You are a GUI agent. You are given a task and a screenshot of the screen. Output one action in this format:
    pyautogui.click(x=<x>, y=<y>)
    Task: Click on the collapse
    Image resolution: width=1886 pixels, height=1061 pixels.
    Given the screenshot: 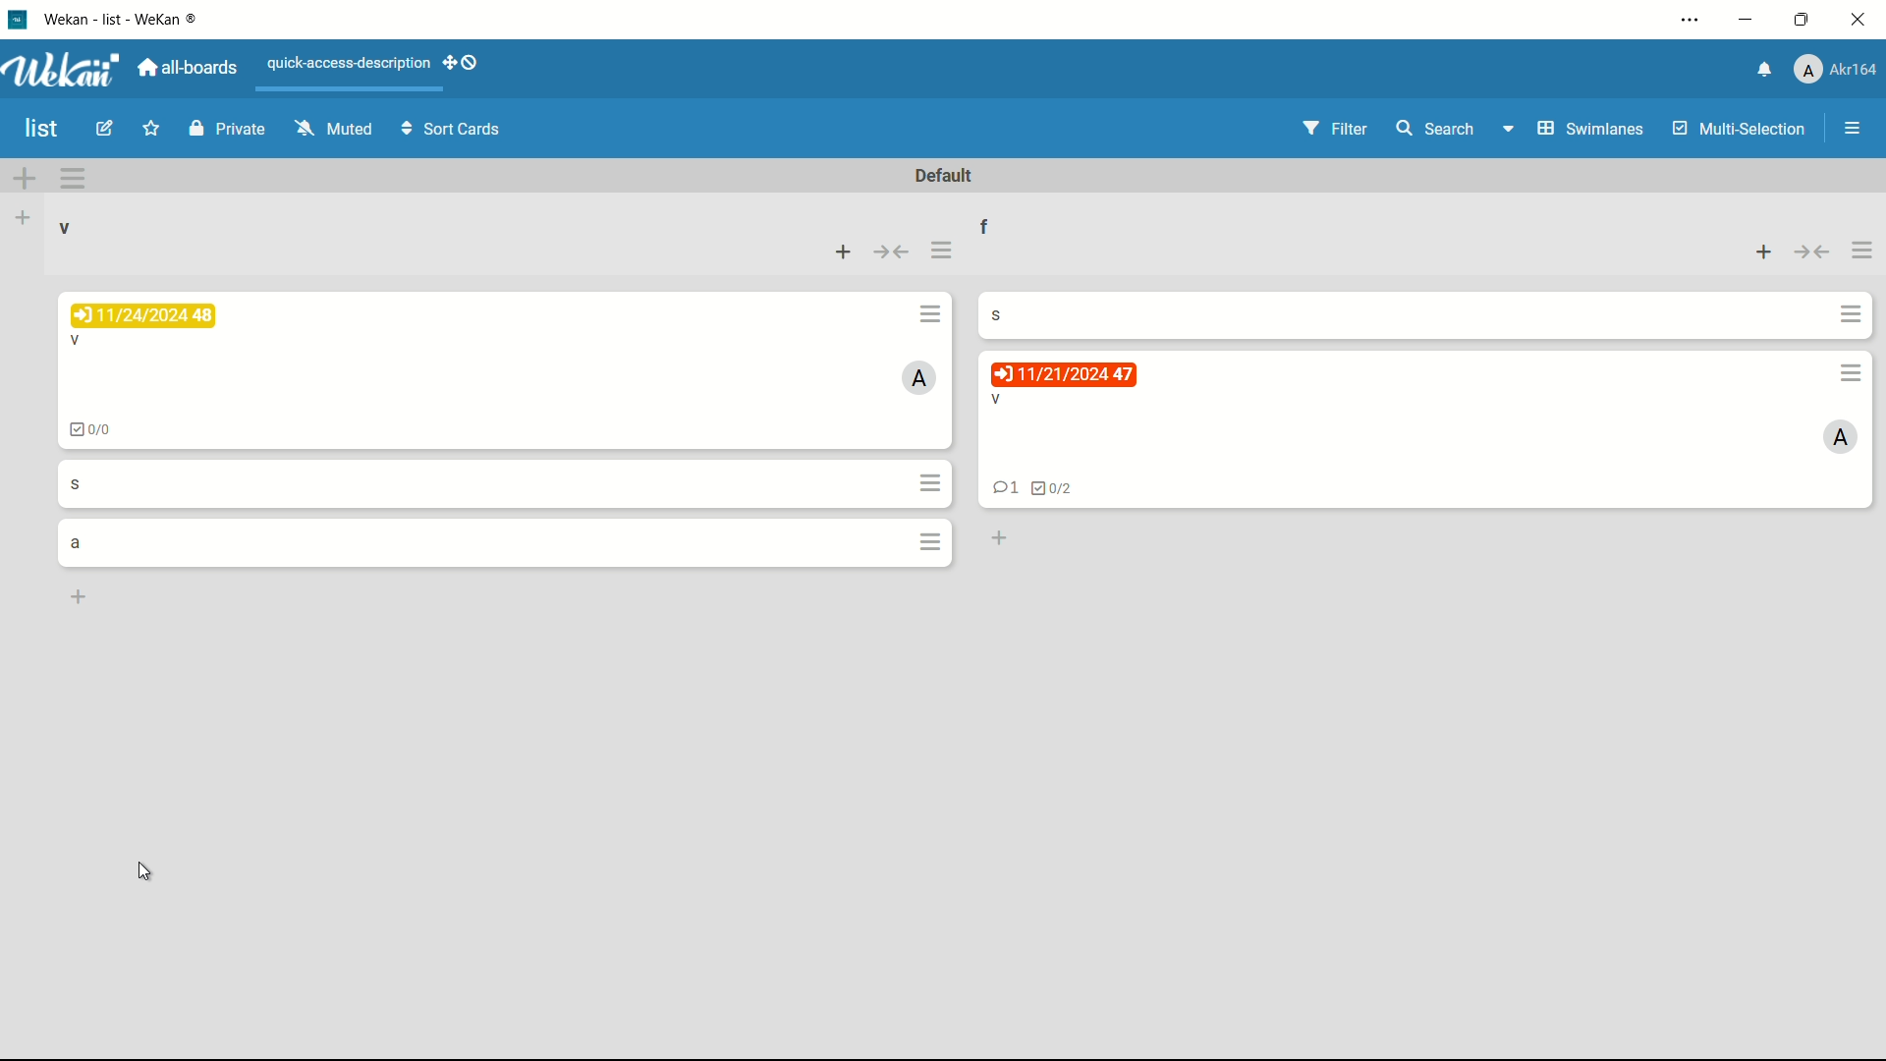 What is the action you would take?
    pyautogui.click(x=893, y=251)
    